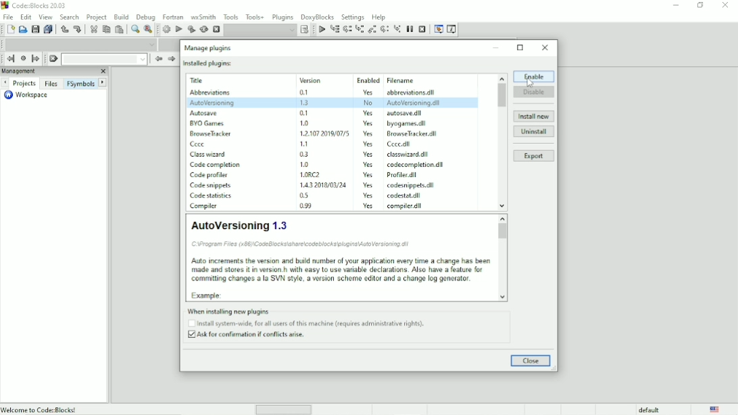  What do you see at coordinates (371, 30) in the screenshot?
I see `Step out` at bounding box center [371, 30].